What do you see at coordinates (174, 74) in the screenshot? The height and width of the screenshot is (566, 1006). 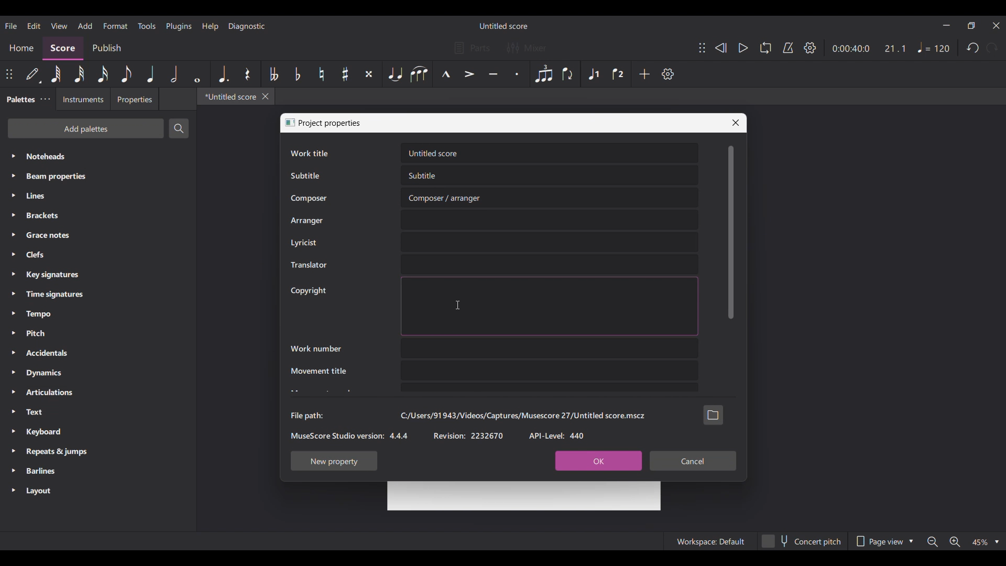 I see `Half note` at bounding box center [174, 74].